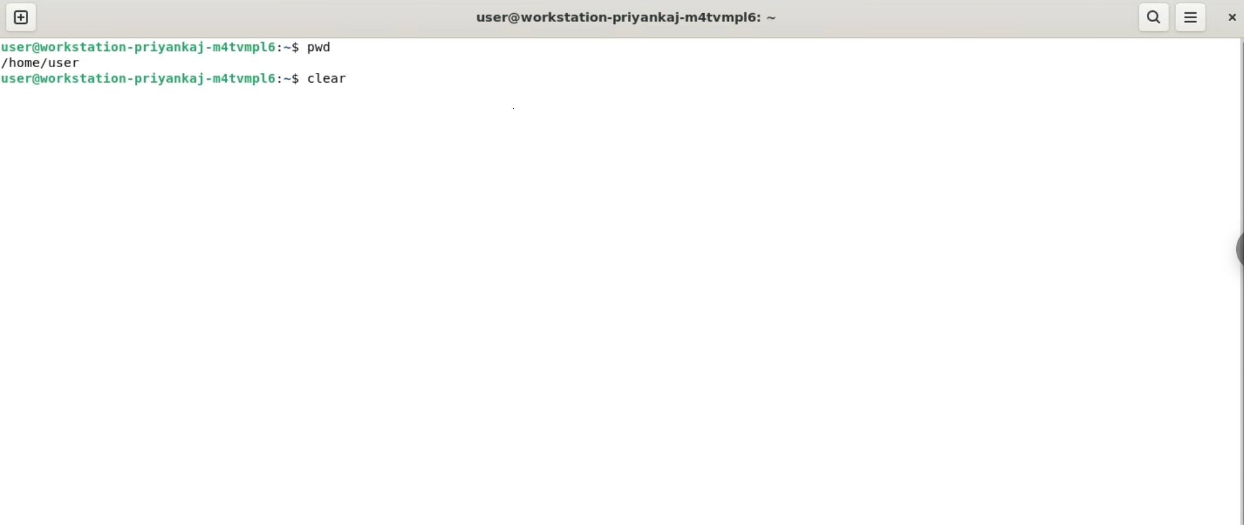 This screenshot has height=525, width=1244. Describe the element at coordinates (328, 78) in the screenshot. I see `clear` at that location.